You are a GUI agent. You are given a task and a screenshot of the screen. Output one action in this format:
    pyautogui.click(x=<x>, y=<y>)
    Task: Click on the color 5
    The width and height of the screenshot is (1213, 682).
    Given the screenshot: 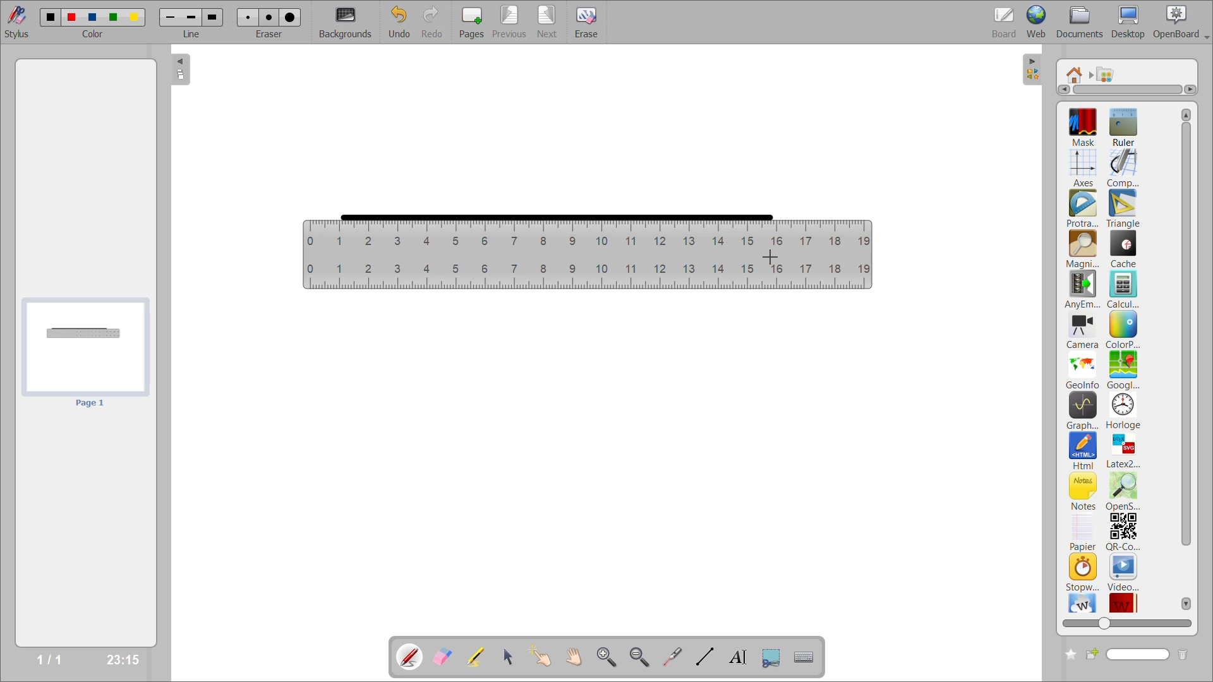 What is the action you would take?
    pyautogui.click(x=133, y=16)
    